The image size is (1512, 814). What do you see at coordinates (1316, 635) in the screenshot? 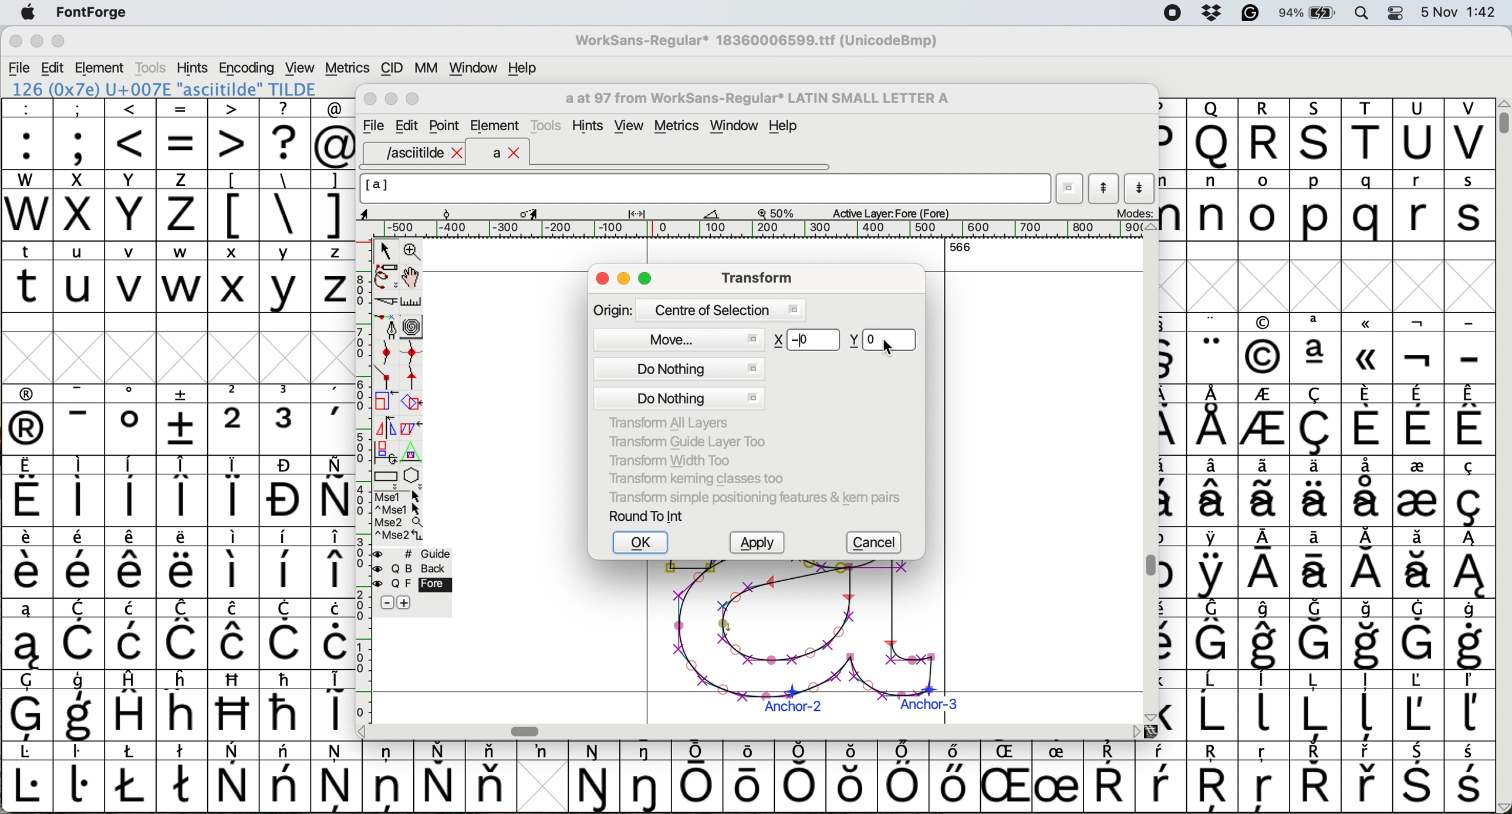
I see `symbol` at bounding box center [1316, 635].